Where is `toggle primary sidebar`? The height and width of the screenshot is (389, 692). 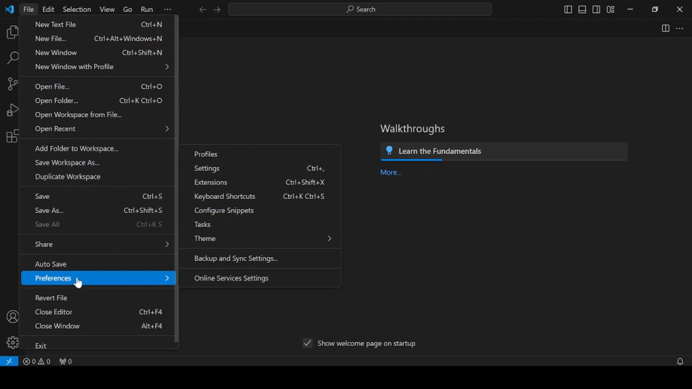 toggle primary sidebar is located at coordinates (568, 10).